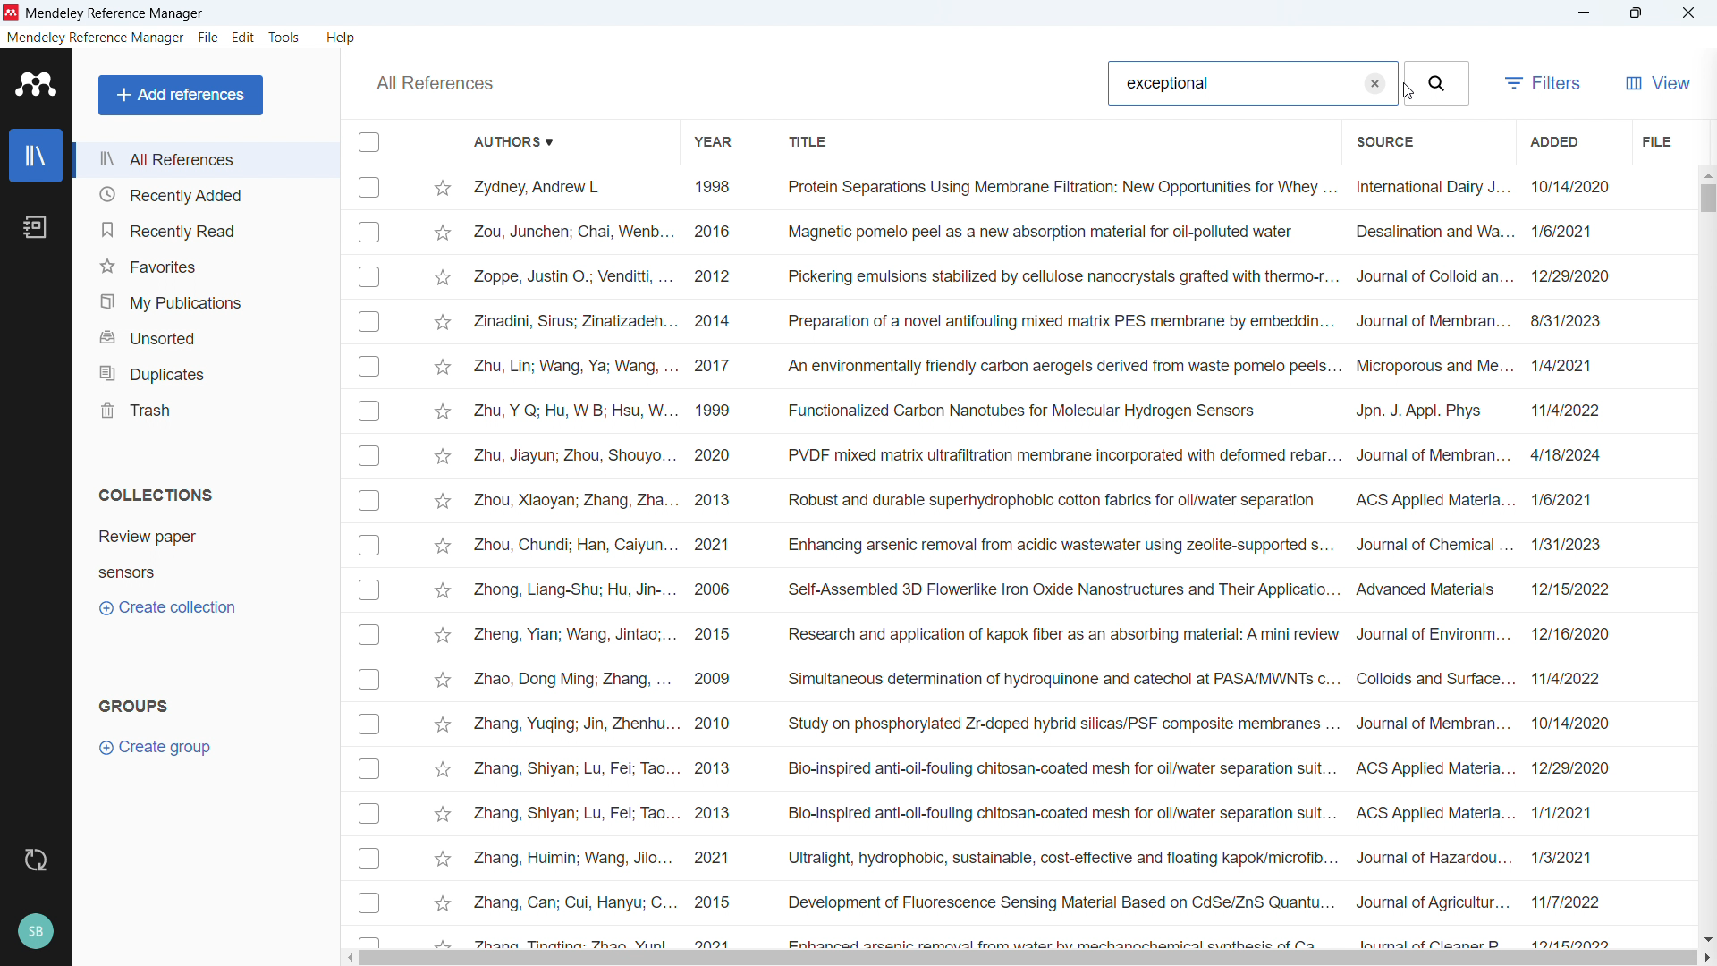 The width and height of the screenshot is (1717, 966). What do you see at coordinates (148, 536) in the screenshot?
I see `Collection 1 ` at bounding box center [148, 536].